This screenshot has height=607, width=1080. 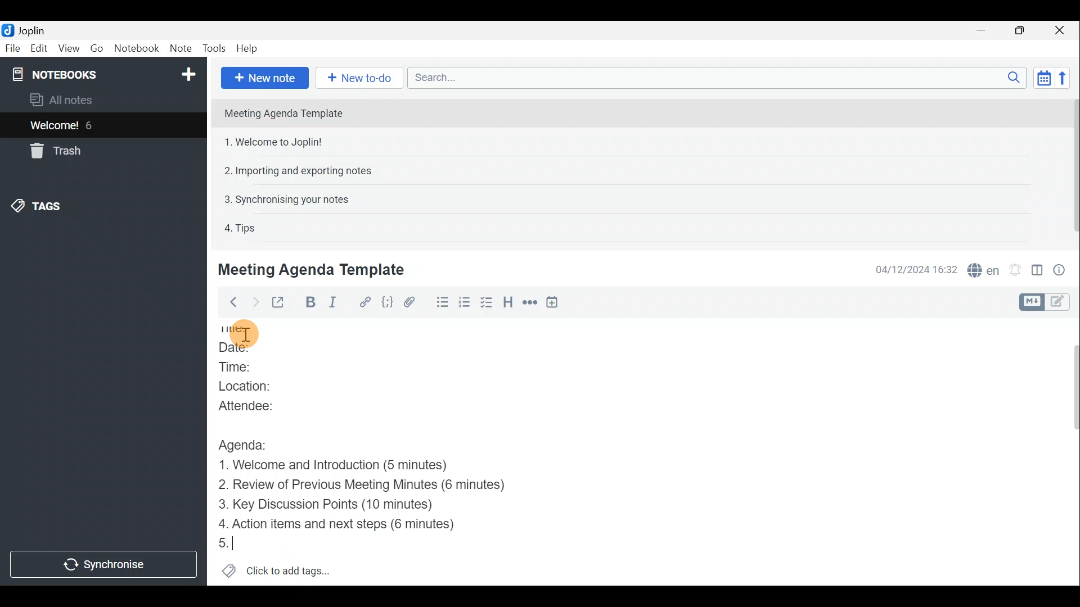 I want to click on Click to add tags, so click(x=291, y=568).